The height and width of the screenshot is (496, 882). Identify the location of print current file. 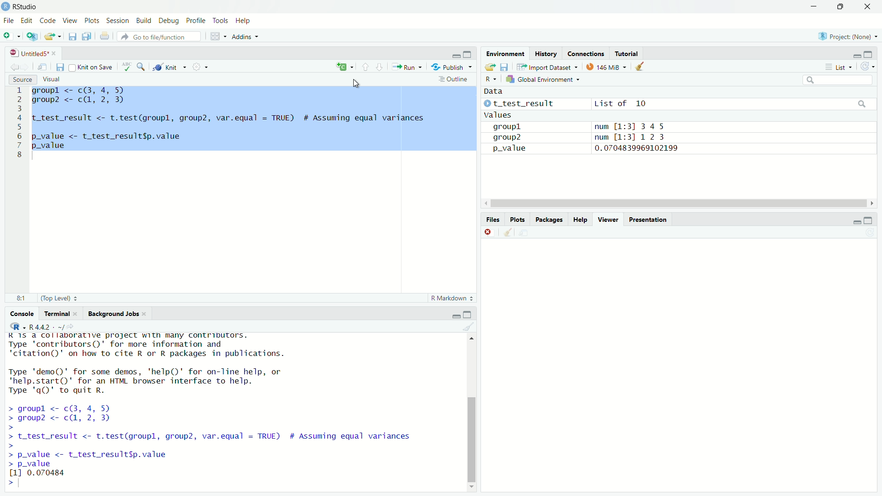
(103, 36).